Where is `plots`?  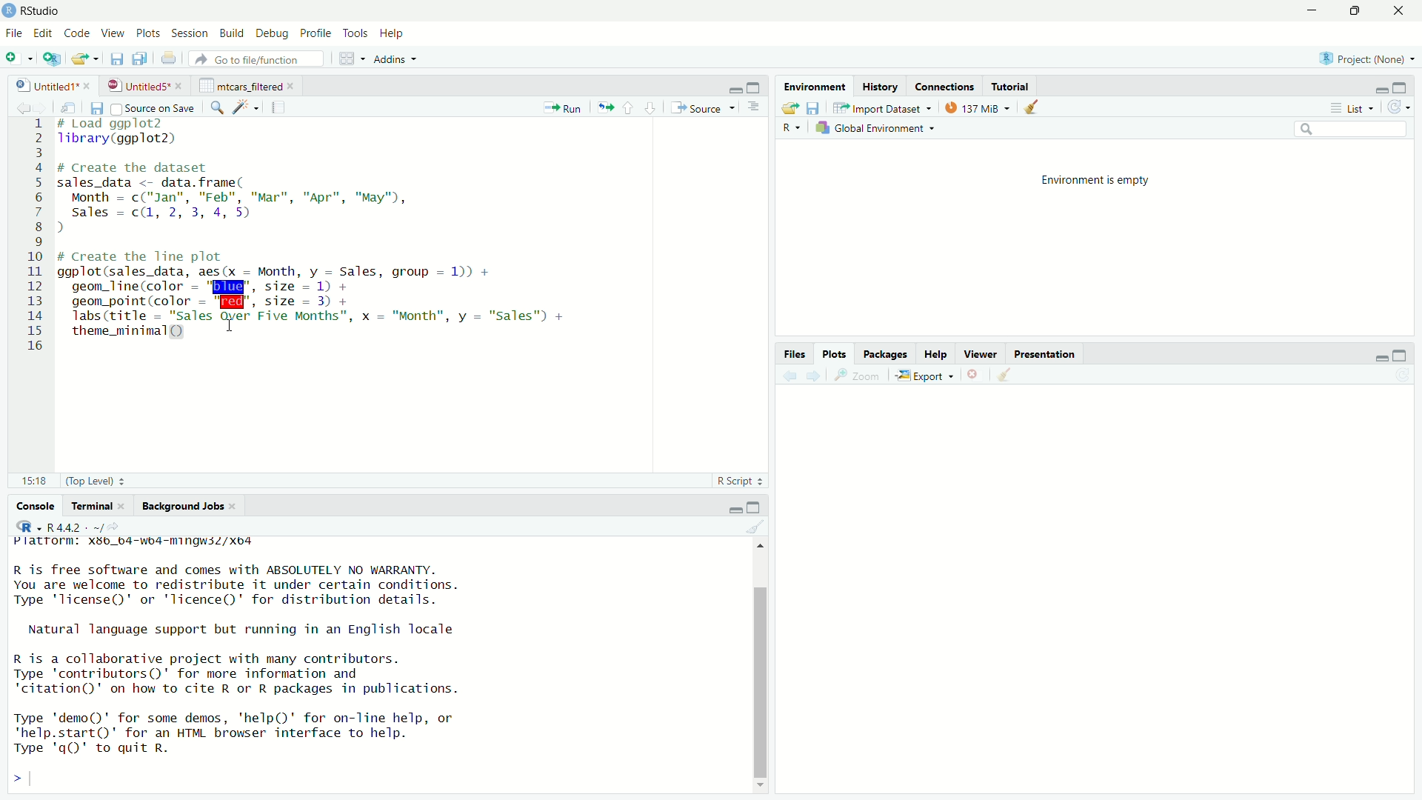
plots is located at coordinates (836, 354).